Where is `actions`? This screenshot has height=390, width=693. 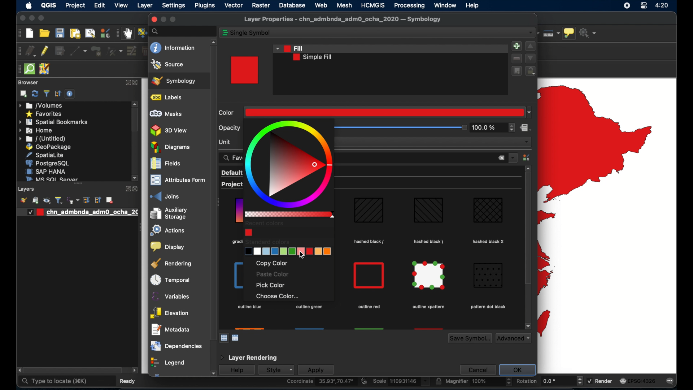 actions is located at coordinates (166, 231).